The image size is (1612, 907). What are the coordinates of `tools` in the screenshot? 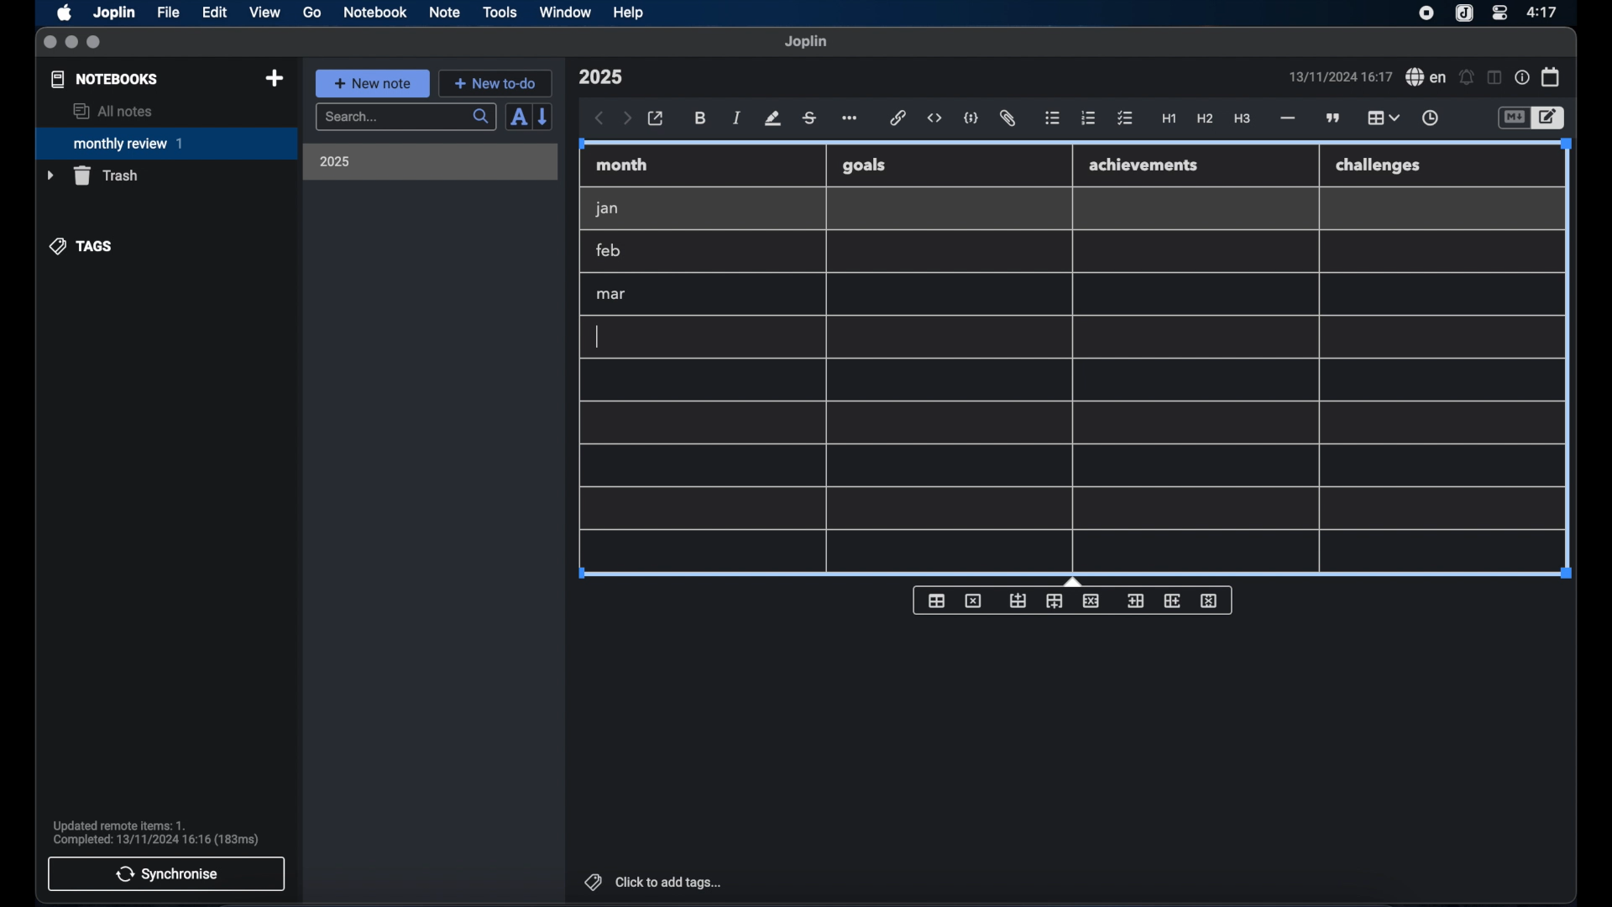 It's located at (500, 12).